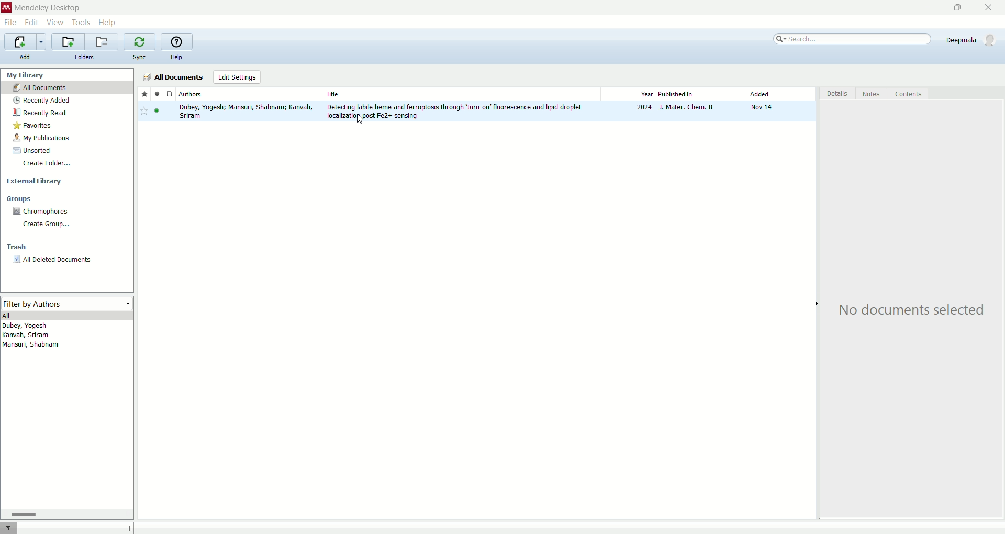 The image size is (1005, 534). I want to click on synchronize library with mendeley web, so click(139, 42).